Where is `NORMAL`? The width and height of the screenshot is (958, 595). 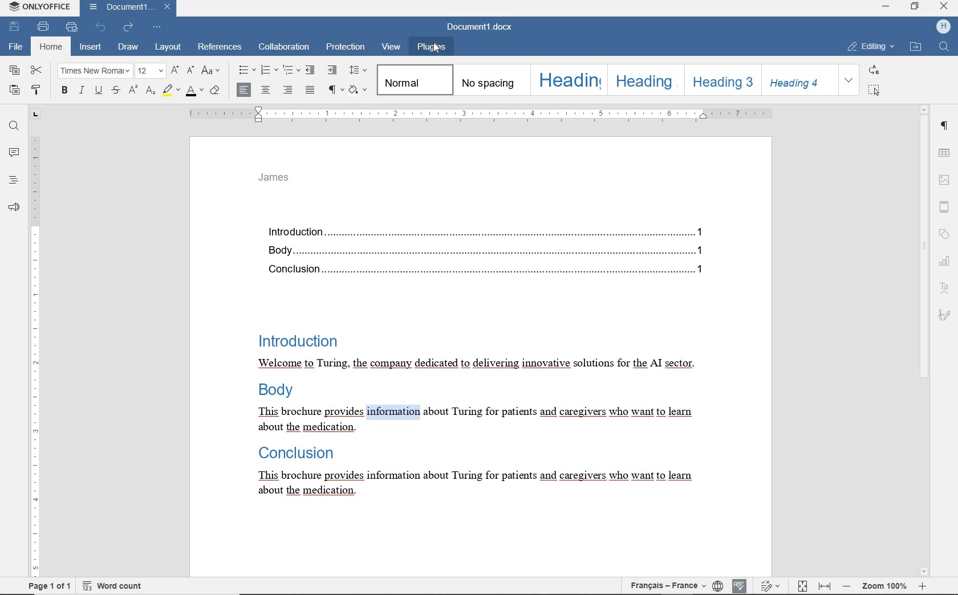 NORMAL is located at coordinates (413, 80).